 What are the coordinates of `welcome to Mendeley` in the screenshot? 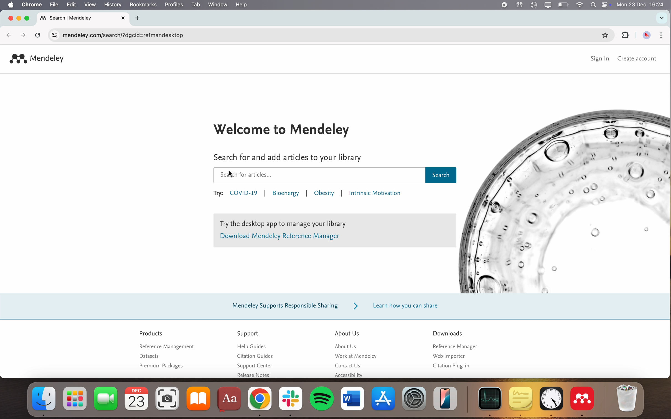 It's located at (283, 129).